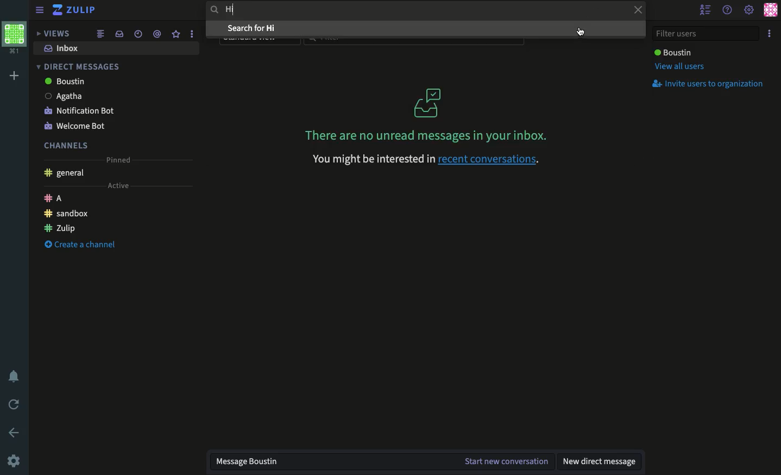 This screenshot has width=781, height=475. What do you see at coordinates (711, 84) in the screenshot?
I see `Invite users to organization` at bounding box center [711, 84].